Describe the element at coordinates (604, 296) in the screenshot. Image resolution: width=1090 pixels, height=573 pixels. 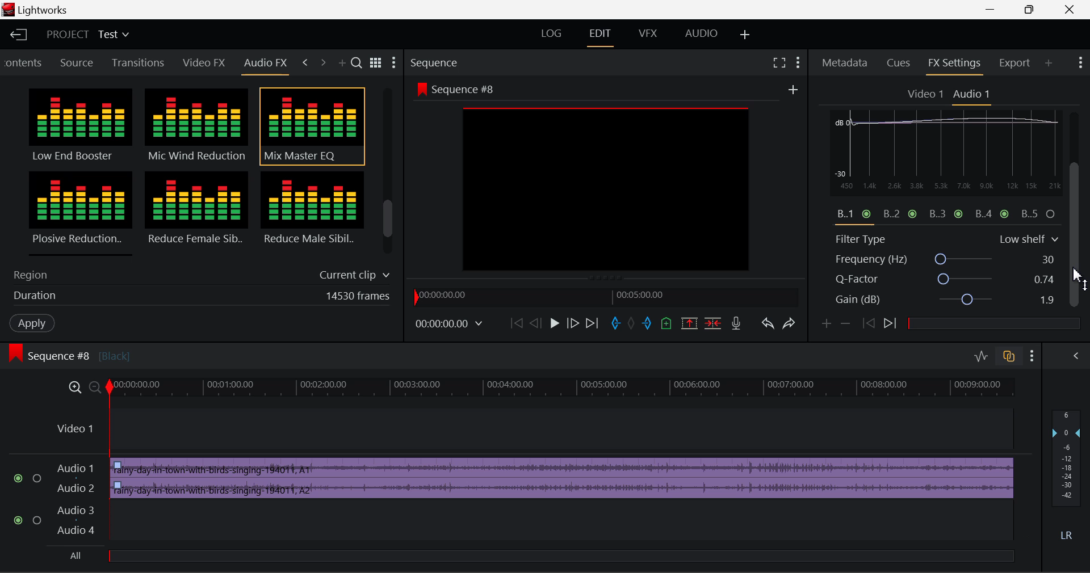
I see `Project Timeline Navigator` at that location.